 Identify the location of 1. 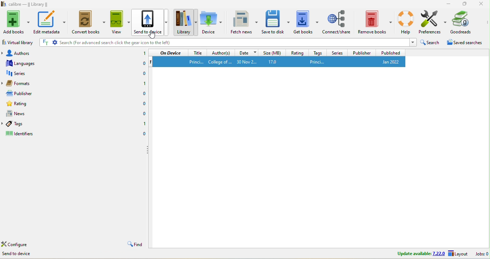
(152, 62).